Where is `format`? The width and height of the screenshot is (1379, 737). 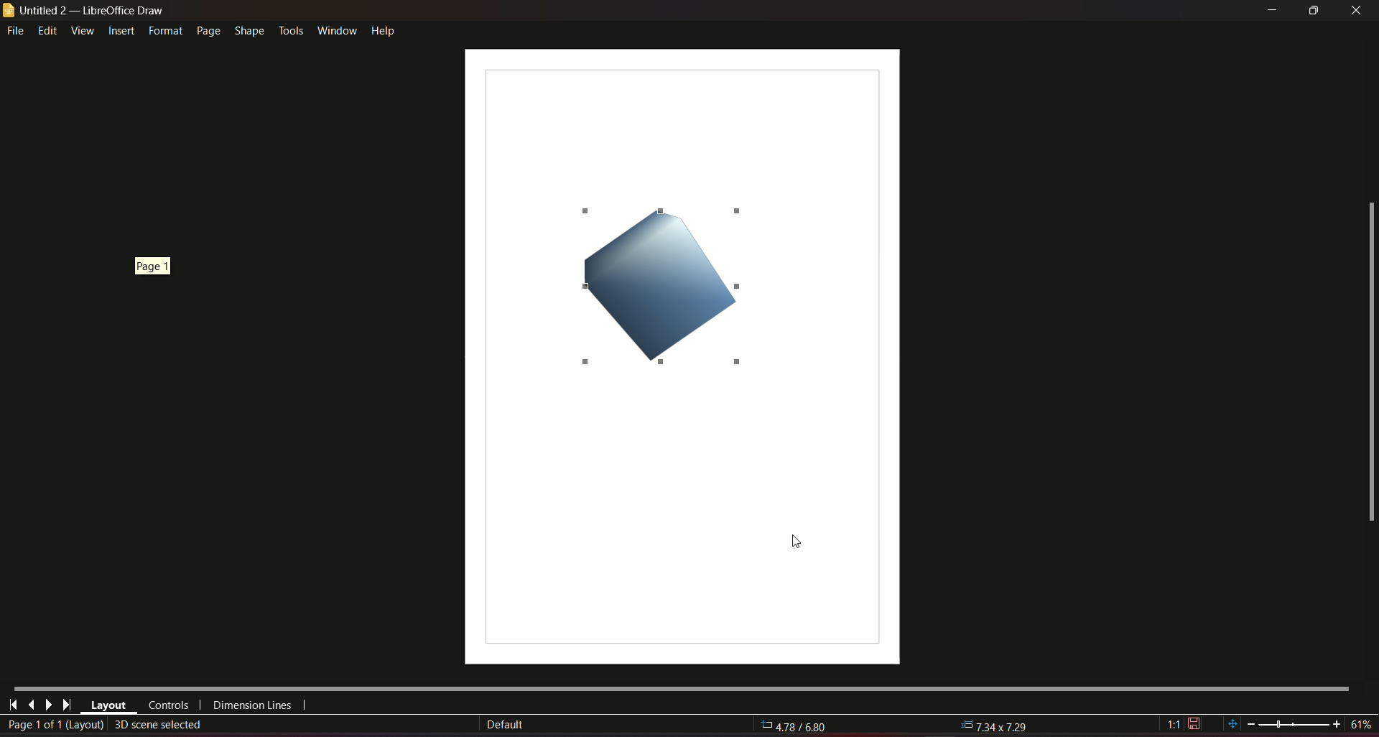
format is located at coordinates (164, 31).